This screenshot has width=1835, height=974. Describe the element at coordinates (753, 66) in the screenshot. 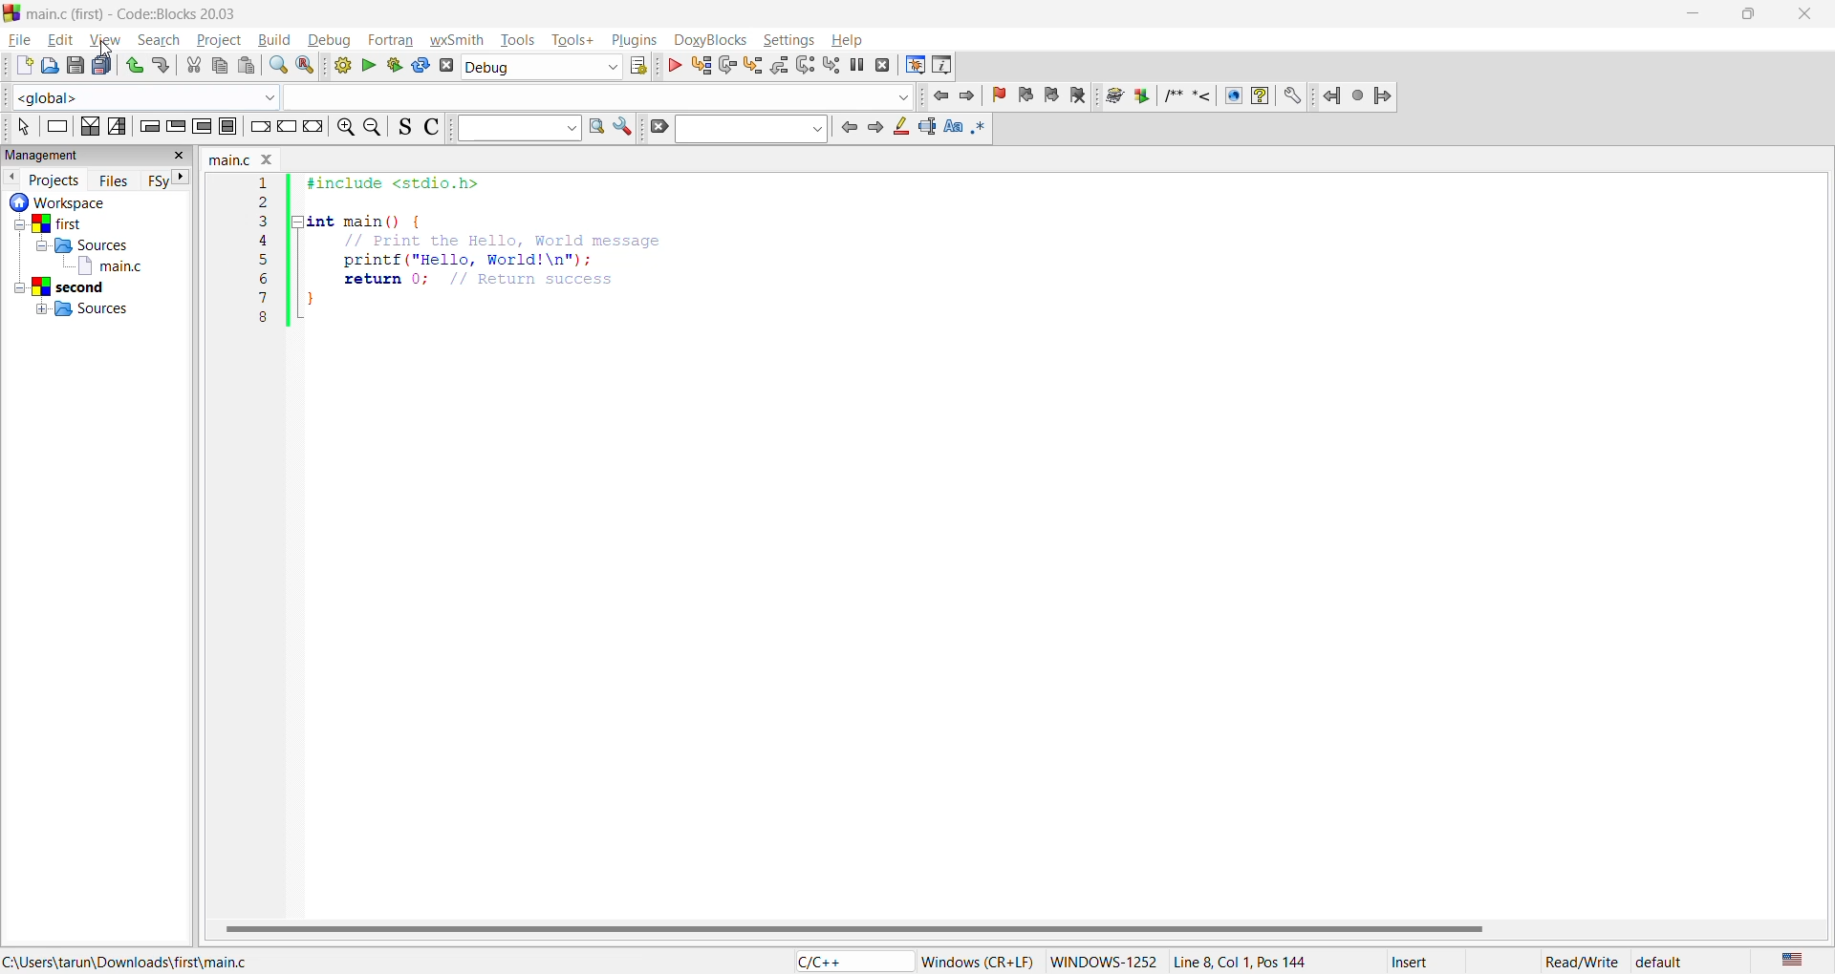

I see `step into` at that location.